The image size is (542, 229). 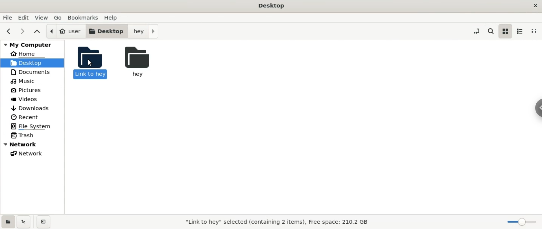 I want to click on "link to hey" selected (containing 2 items), Free Space: 210.2 G, so click(x=280, y=222).